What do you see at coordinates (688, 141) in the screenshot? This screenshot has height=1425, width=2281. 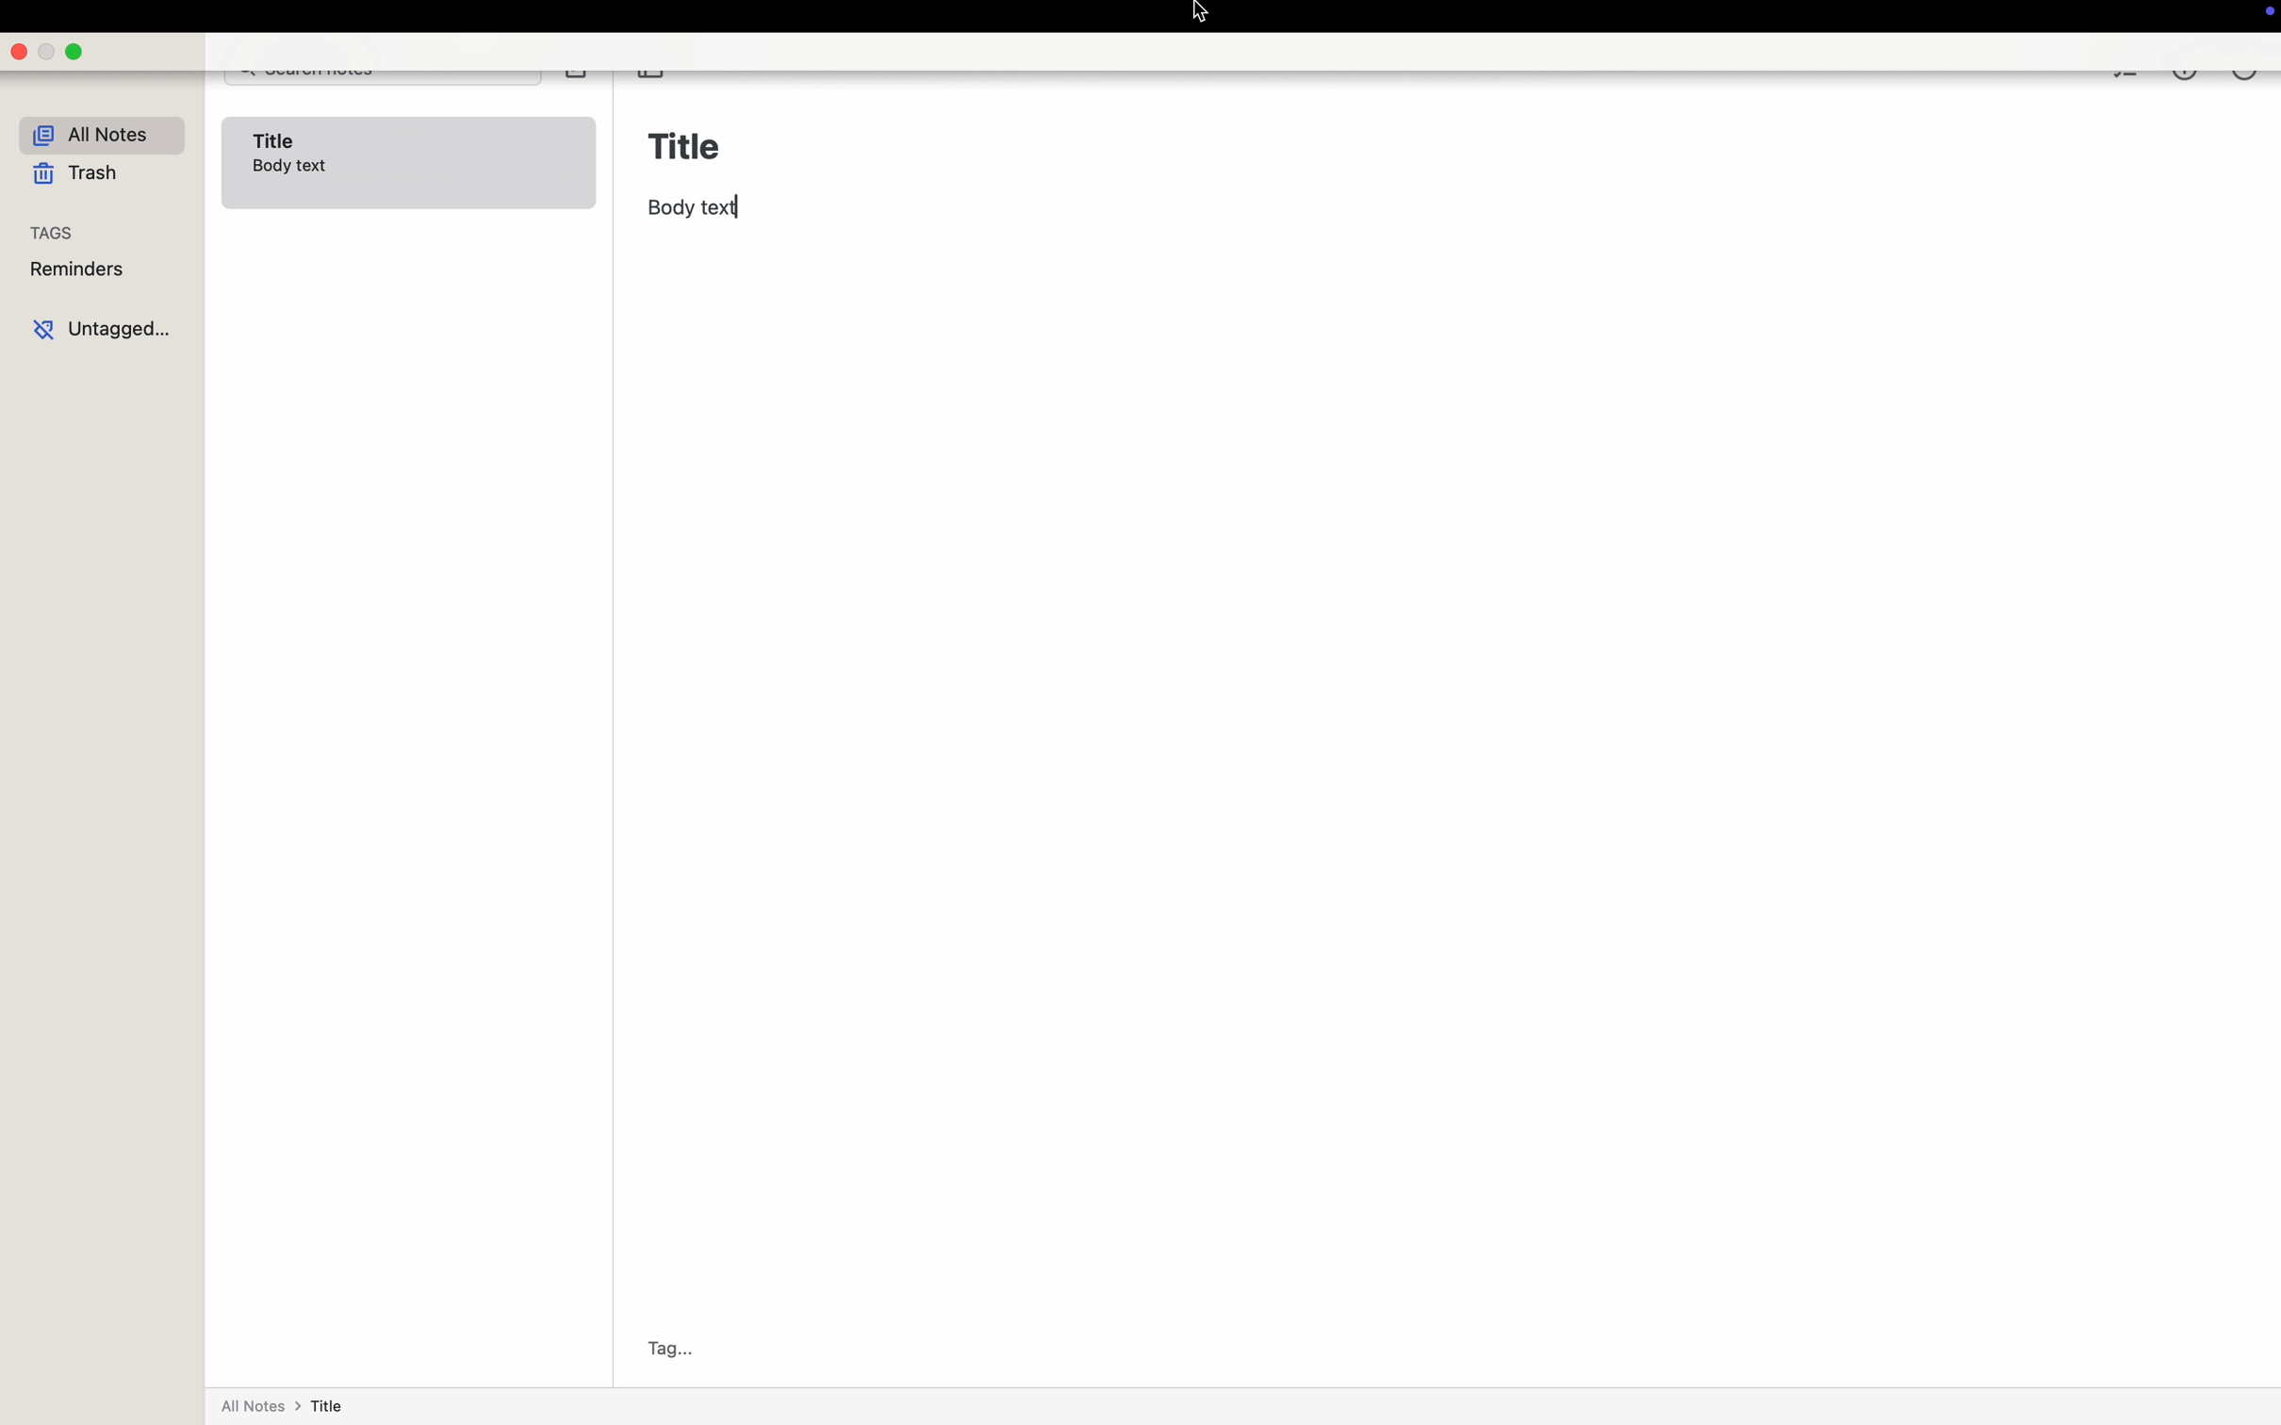 I see `Title` at bounding box center [688, 141].